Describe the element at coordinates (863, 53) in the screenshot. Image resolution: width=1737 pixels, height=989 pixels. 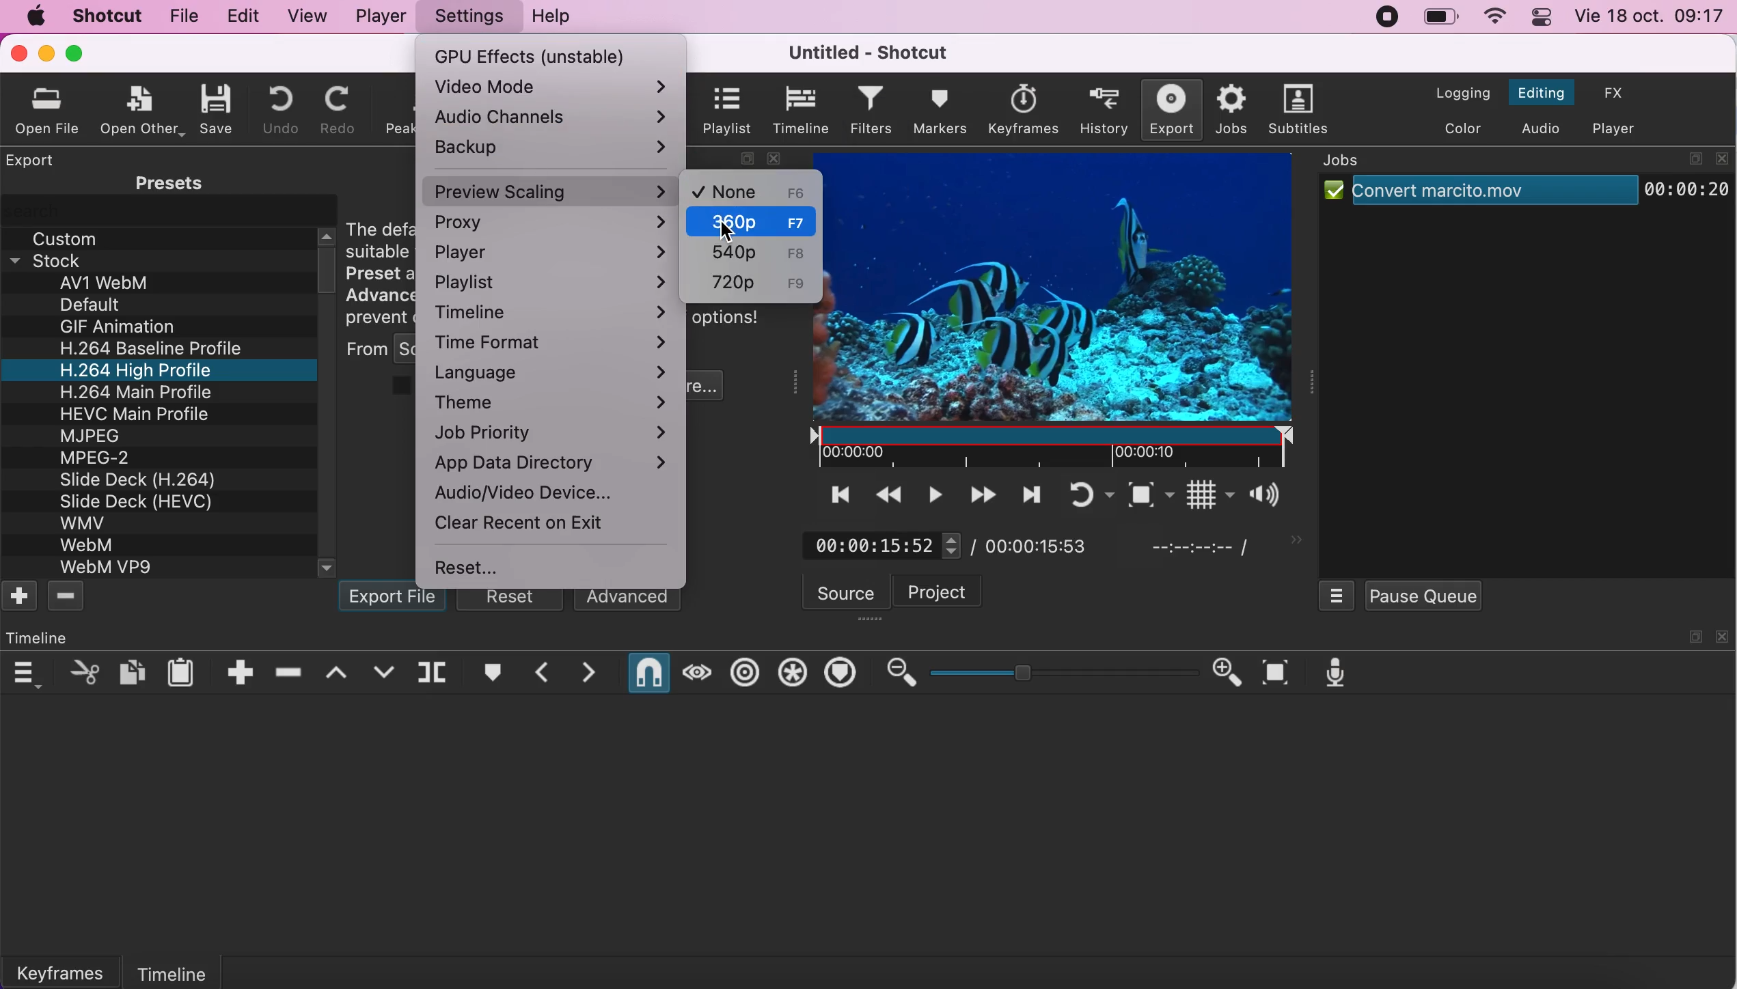
I see `title` at that location.